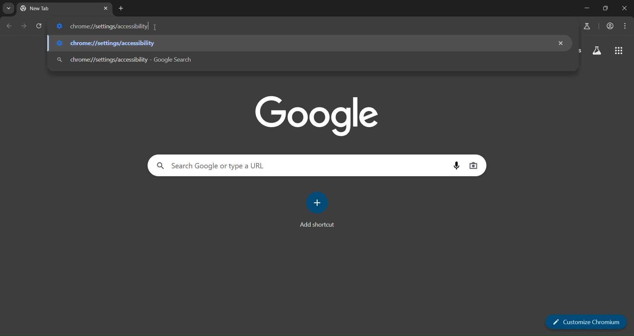 This screenshot has width=634, height=336. Describe the element at coordinates (561, 42) in the screenshot. I see `remove` at that location.